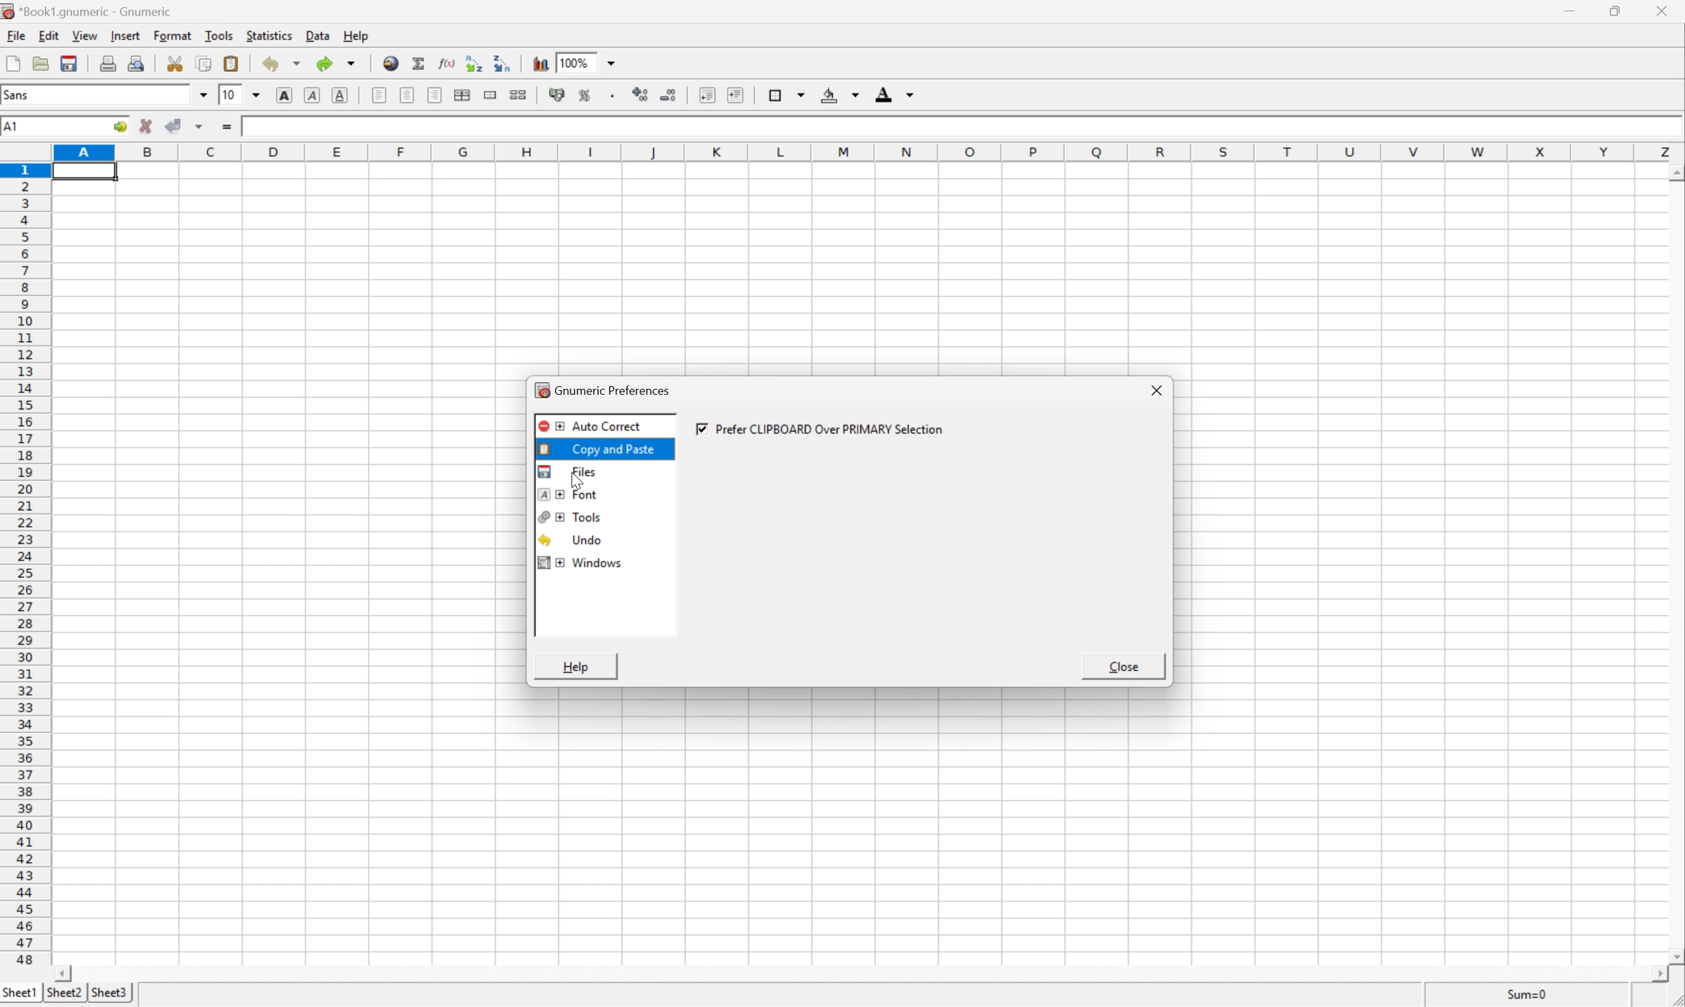  What do you see at coordinates (502, 62) in the screenshot?
I see `Sort the selected region in descending order based on the first column selected` at bounding box center [502, 62].